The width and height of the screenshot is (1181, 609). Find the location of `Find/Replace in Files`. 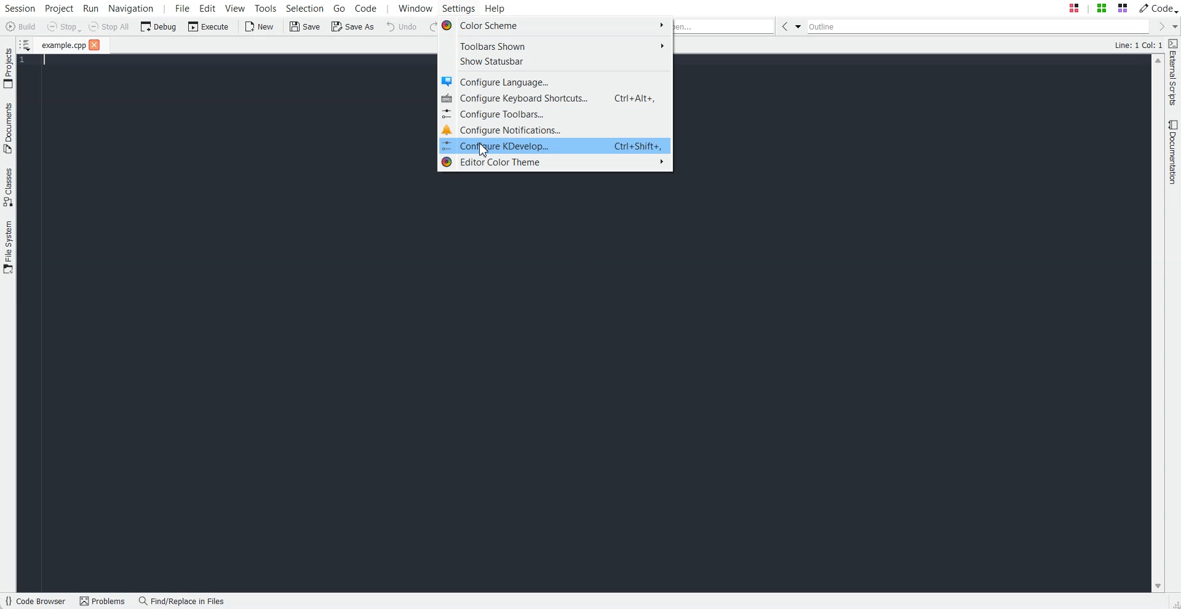

Find/Replace in Files is located at coordinates (183, 601).